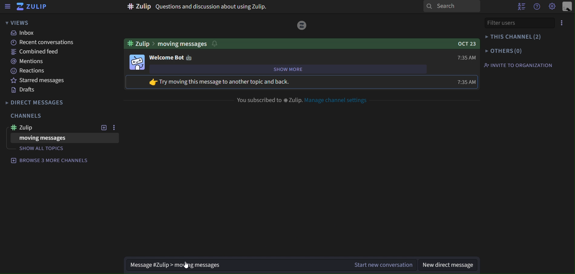 The height and width of the screenshot is (274, 575). I want to click on others(0), so click(504, 50).